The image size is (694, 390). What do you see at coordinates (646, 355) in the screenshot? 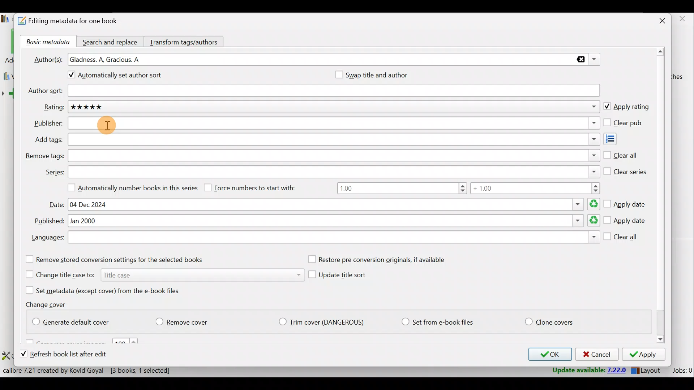
I see `Apply` at bounding box center [646, 355].